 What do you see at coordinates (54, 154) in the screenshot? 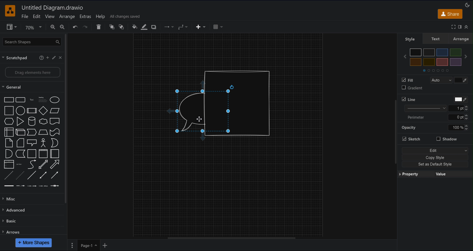
I see `Horizontal container` at bounding box center [54, 154].